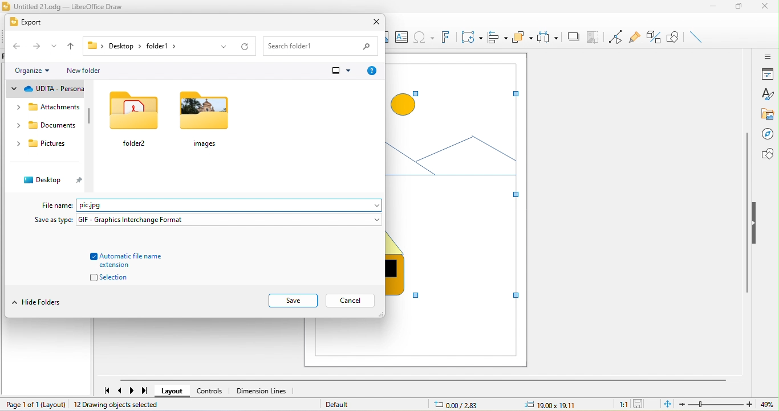 This screenshot has height=411, width=779. Describe the element at coordinates (340, 70) in the screenshot. I see `change view` at that location.